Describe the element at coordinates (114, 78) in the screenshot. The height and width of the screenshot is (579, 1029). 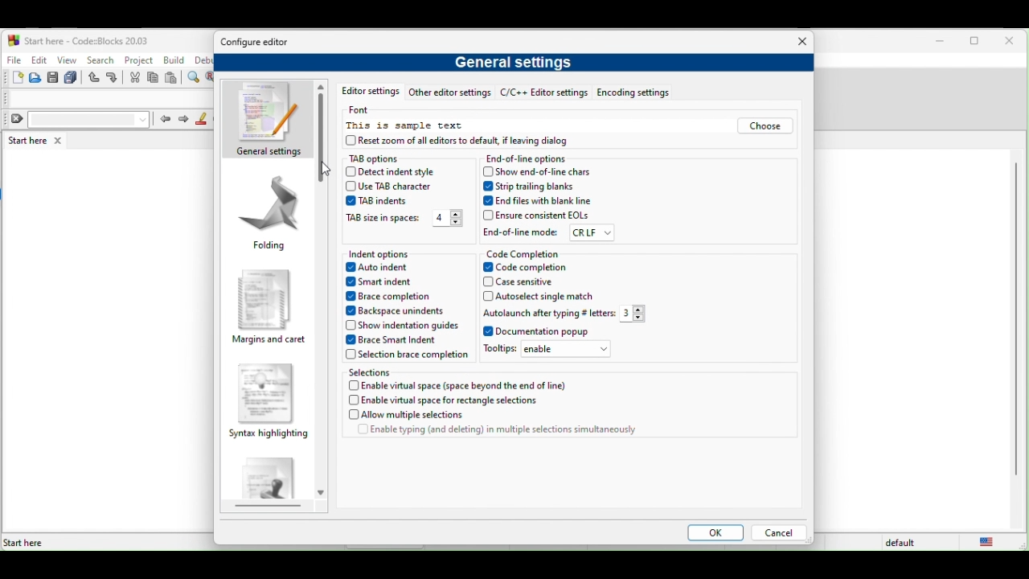
I see `redo` at that location.